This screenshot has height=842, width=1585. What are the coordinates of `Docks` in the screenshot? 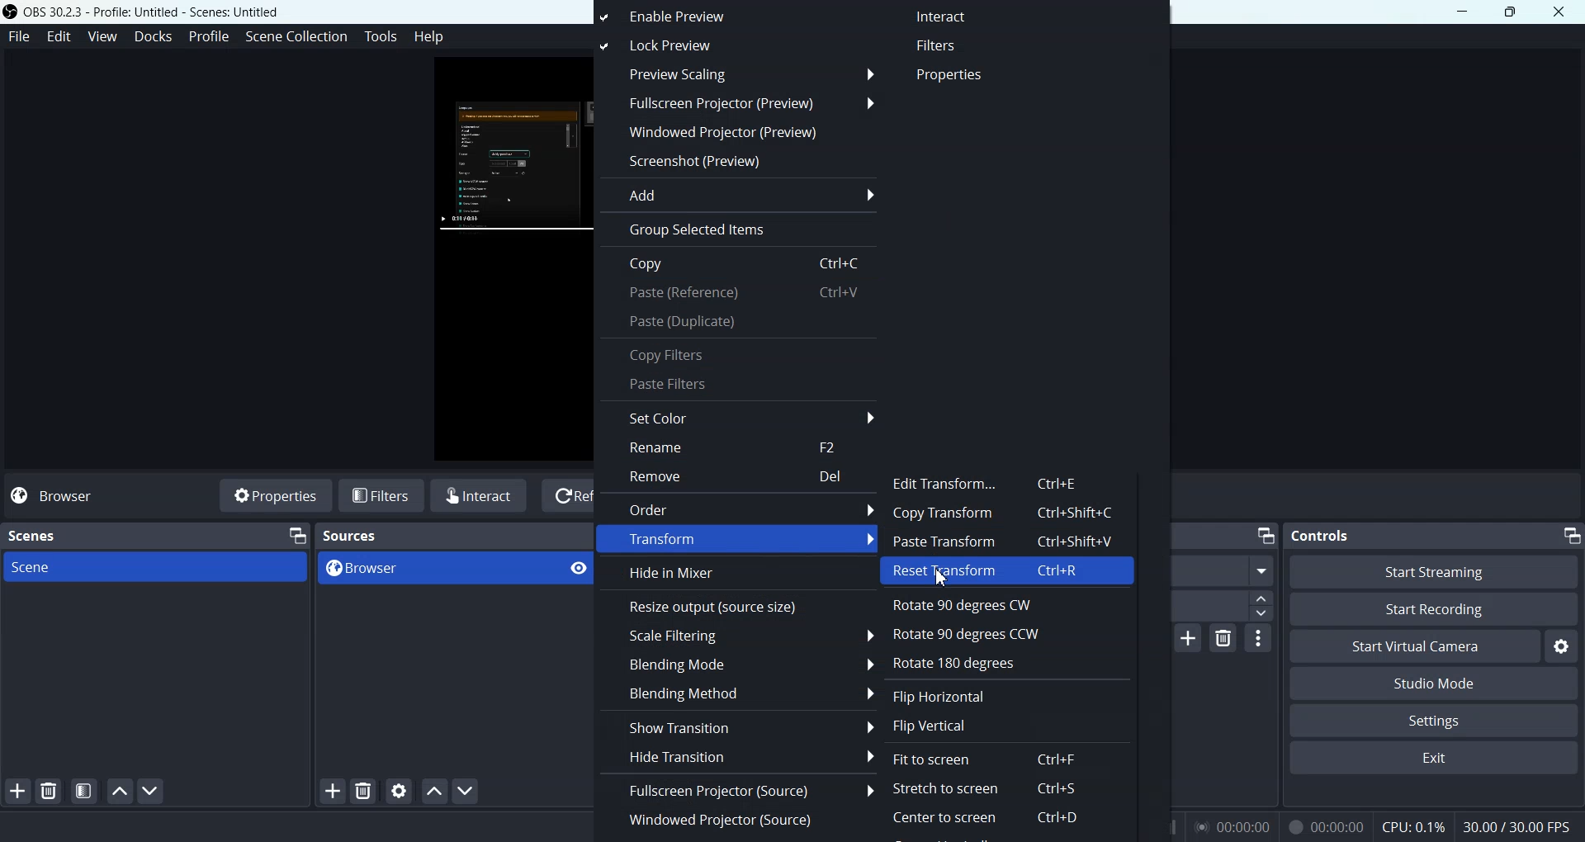 It's located at (155, 37).